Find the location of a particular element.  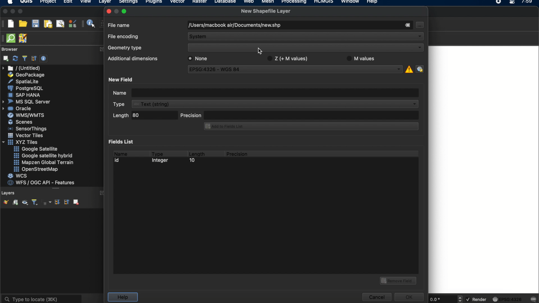

file name, type, location is located at coordinates (234, 26).